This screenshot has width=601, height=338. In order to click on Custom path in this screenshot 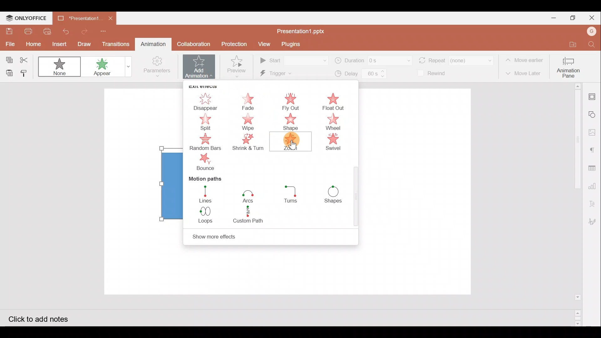, I will do `click(252, 215)`.